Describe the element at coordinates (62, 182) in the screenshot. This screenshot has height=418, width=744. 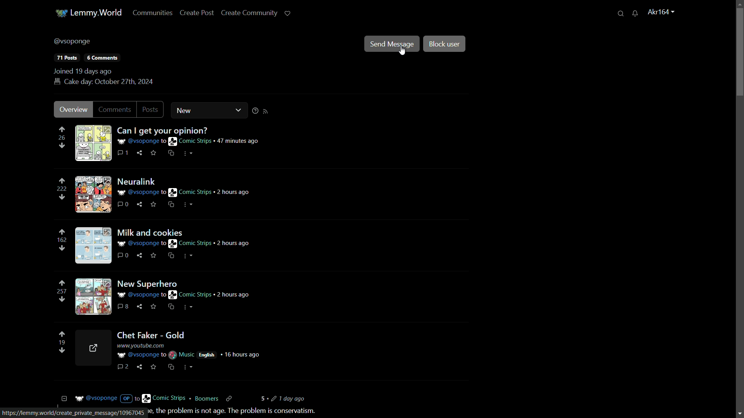
I see `upvote` at that location.